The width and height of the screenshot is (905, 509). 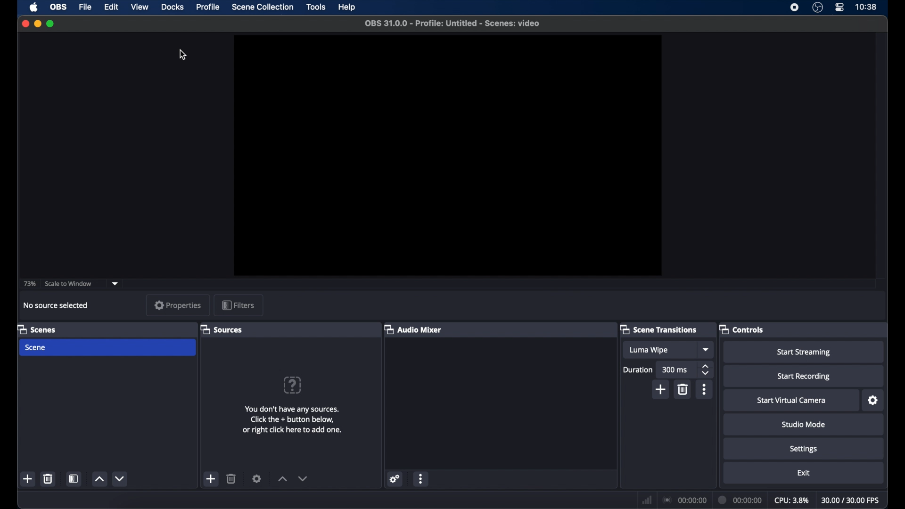 I want to click on view, so click(x=139, y=6).